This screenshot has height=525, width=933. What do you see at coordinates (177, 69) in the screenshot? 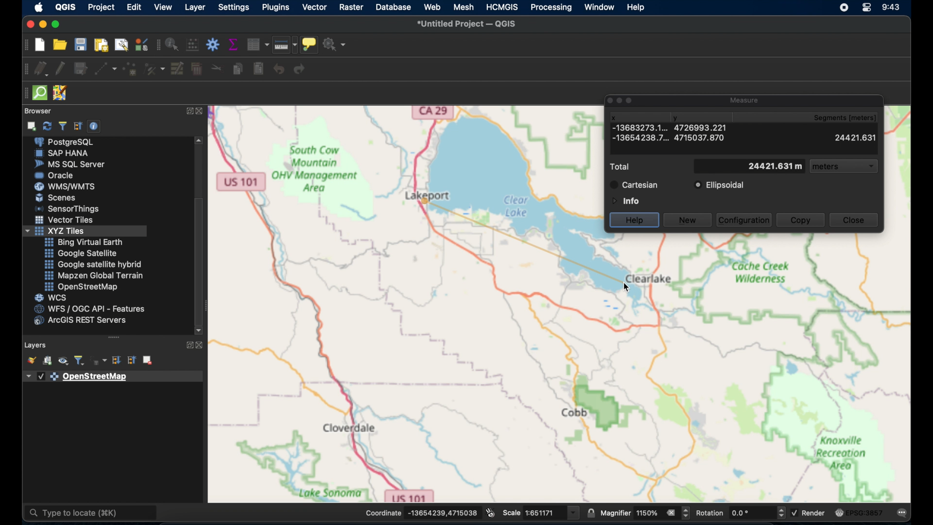
I see `modify attributes` at bounding box center [177, 69].